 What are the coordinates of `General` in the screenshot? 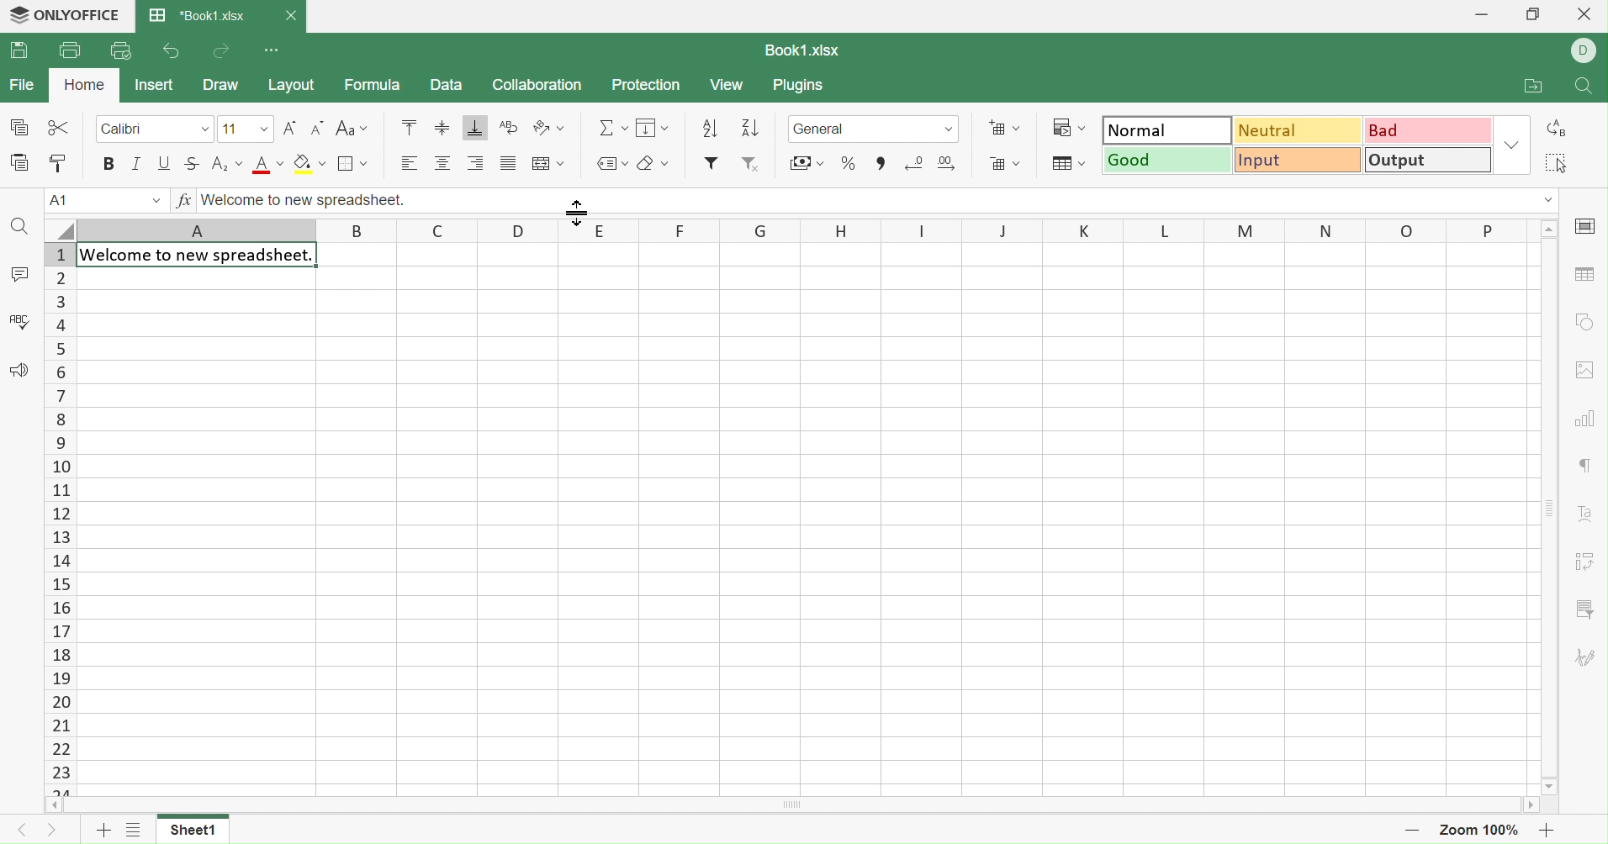 It's located at (874, 127).